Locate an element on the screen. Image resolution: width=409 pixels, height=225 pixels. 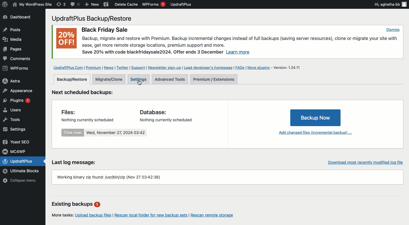
Add changed files incremental backup is located at coordinates (318, 133).